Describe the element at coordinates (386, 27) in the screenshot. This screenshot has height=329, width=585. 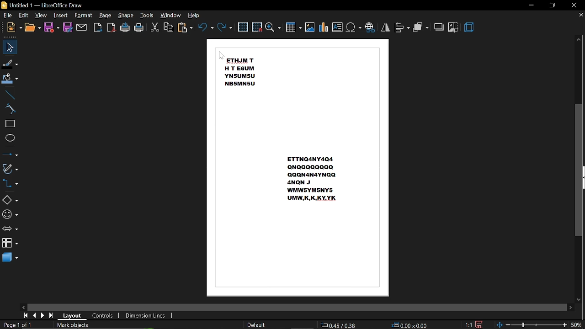
I see `flip` at that location.